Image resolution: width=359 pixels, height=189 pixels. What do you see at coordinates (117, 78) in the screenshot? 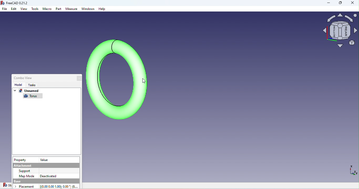
I see `Object` at bounding box center [117, 78].